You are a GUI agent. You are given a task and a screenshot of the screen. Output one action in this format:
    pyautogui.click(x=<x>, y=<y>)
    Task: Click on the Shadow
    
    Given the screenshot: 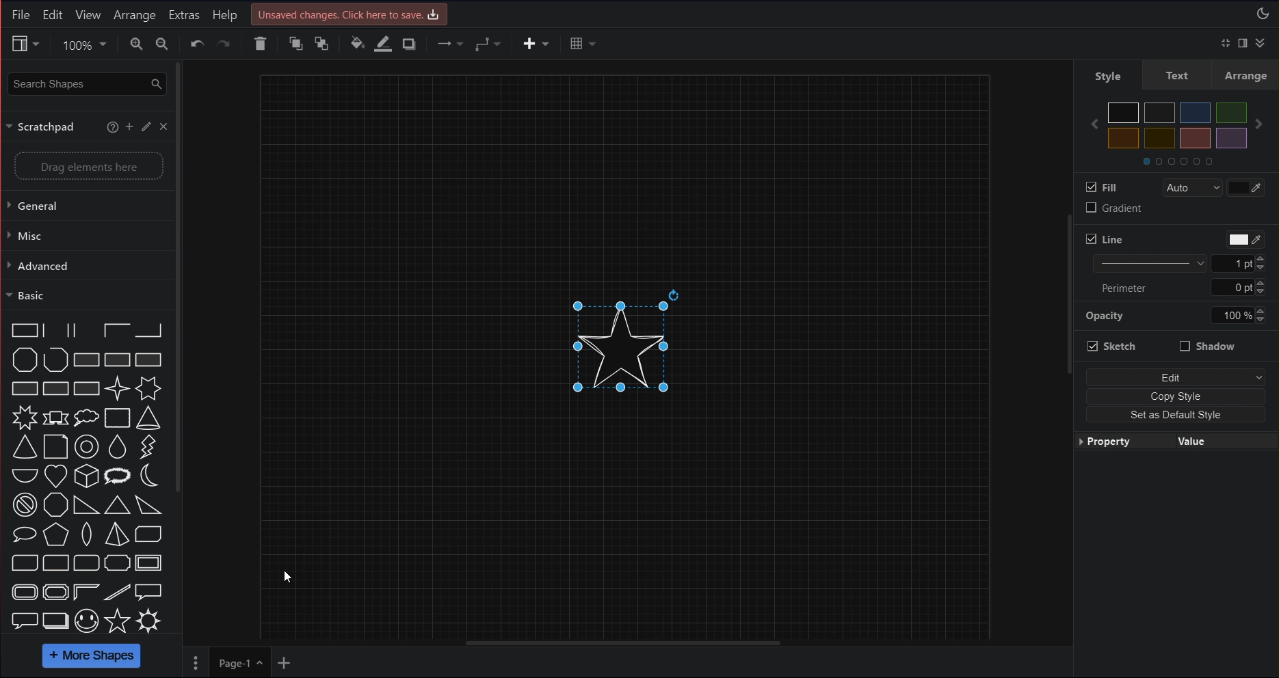 What is the action you would take?
    pyautogui.click(x=1208, y=346)
    